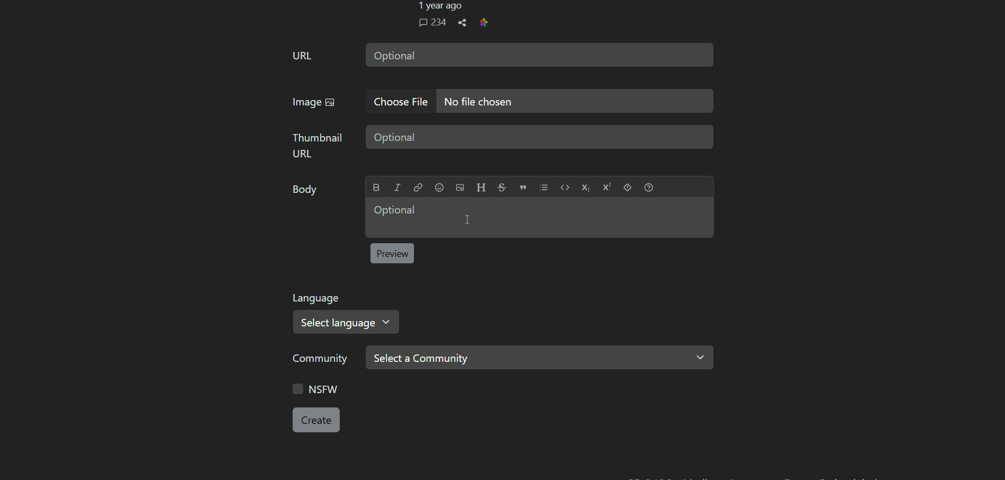 Image resolution: width=1005 pixels, height=480 pixels. Describe the element at coordinates (606, 186) in the screenshot. I see `Superscript` at that location.